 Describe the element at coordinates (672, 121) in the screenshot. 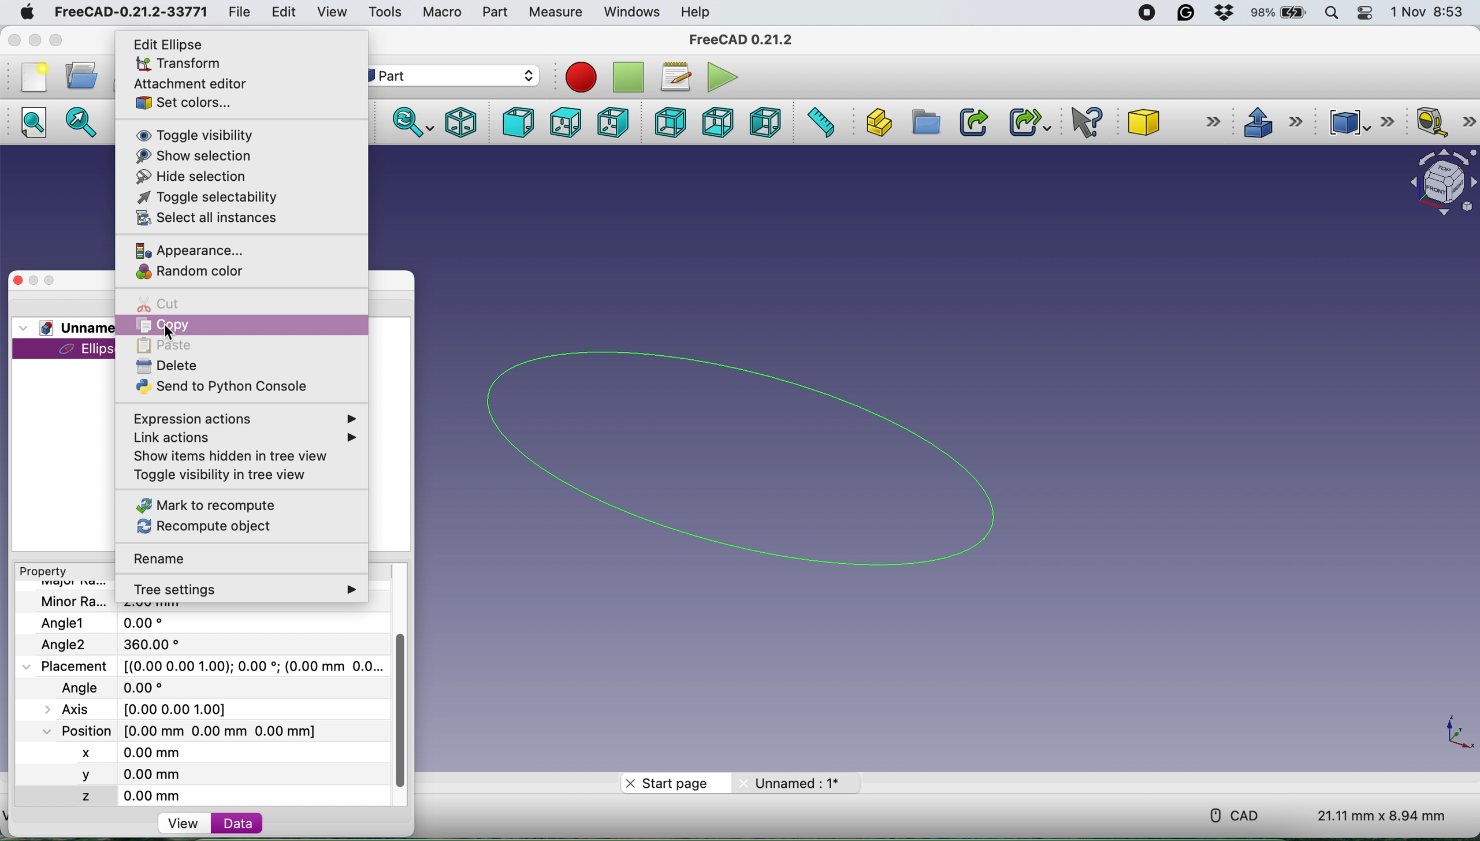

I see `rear` at that location.